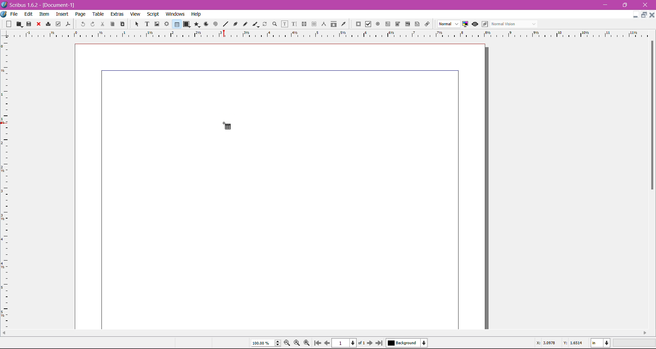  What do you see at coordinates (652, 14) in the screenshot?
I see `Close` at bounding box center [652, 14].